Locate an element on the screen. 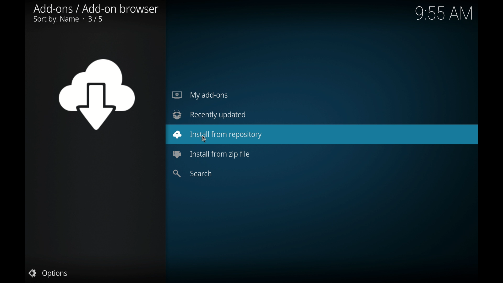 This screenshot has height=283, width=503. add-ons icon is located at coordinates (96, 95).